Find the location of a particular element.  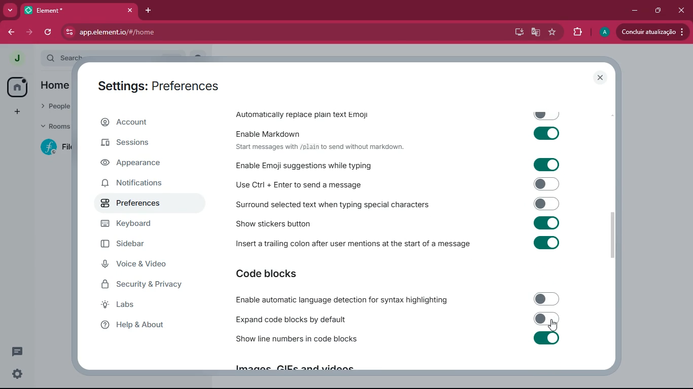

Expand code blocks by default is located at coordinates (397, 319).